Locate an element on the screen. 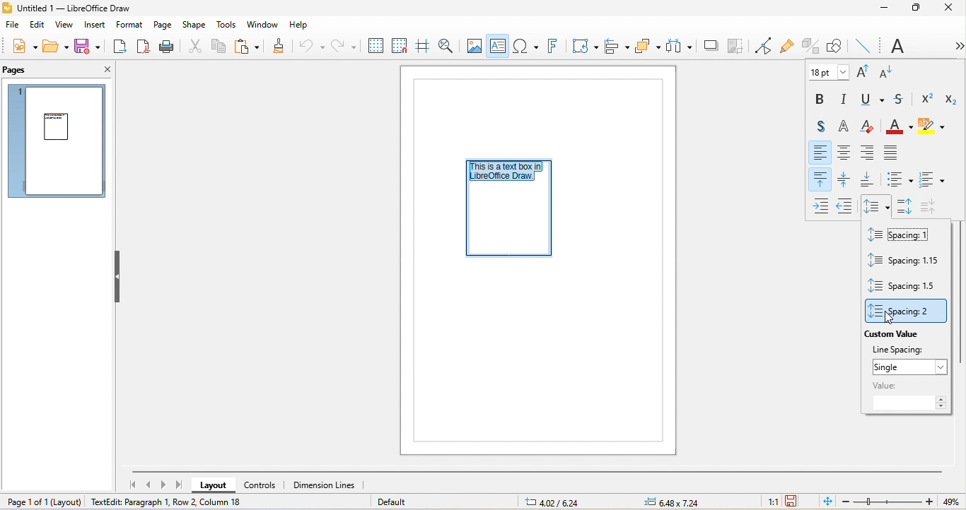 The width and height of the screenshot is (966, 510). more option is located at coordinates (953, 46).